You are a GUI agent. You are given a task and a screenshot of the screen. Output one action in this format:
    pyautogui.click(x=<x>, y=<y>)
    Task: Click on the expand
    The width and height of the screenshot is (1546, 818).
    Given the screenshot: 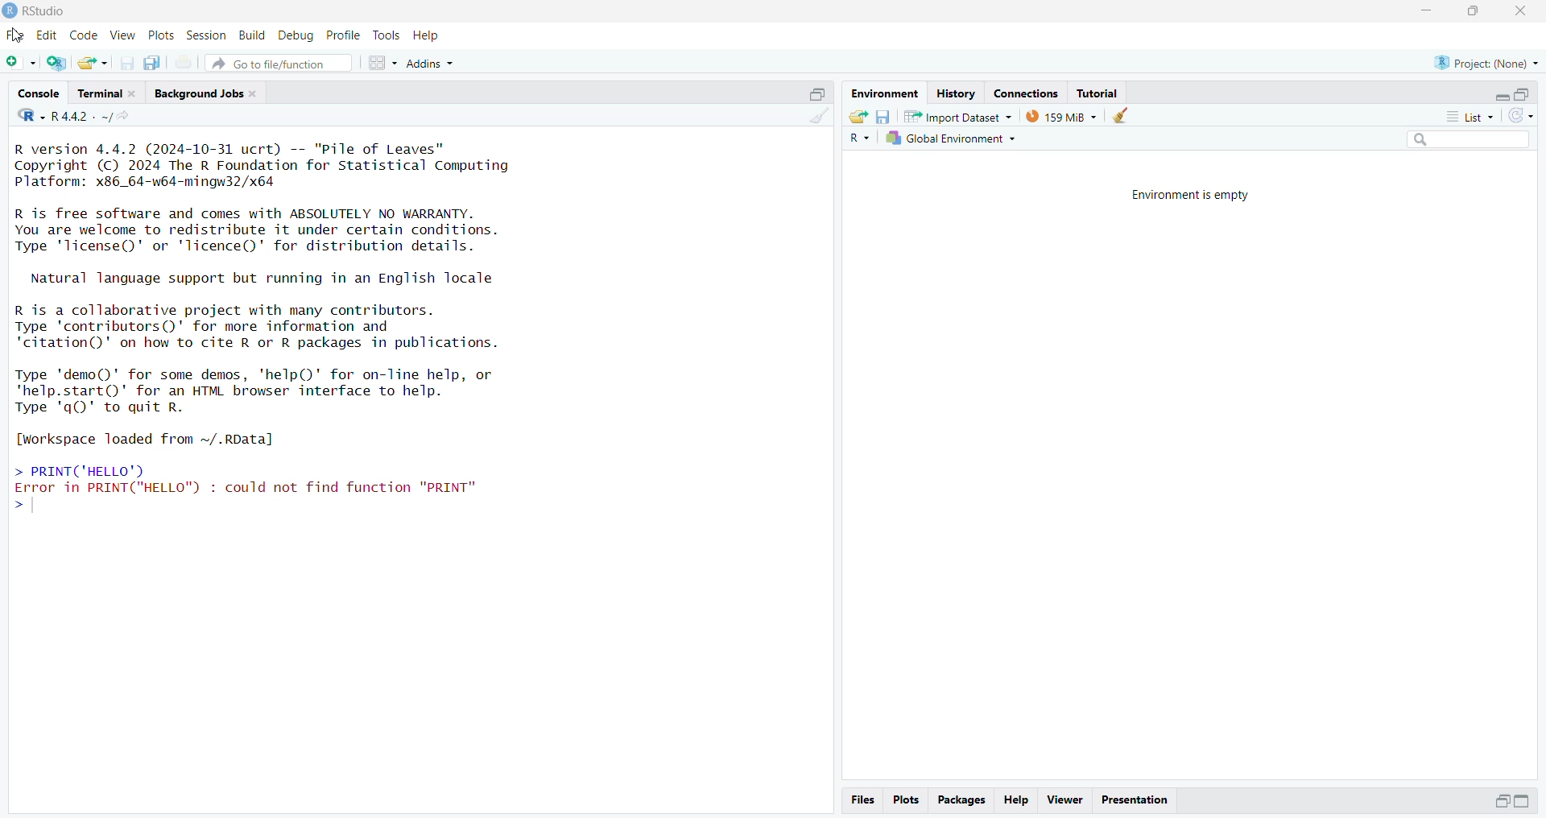 What is the action you would take?
    pyautogui.click(x=1502, y=97)
    